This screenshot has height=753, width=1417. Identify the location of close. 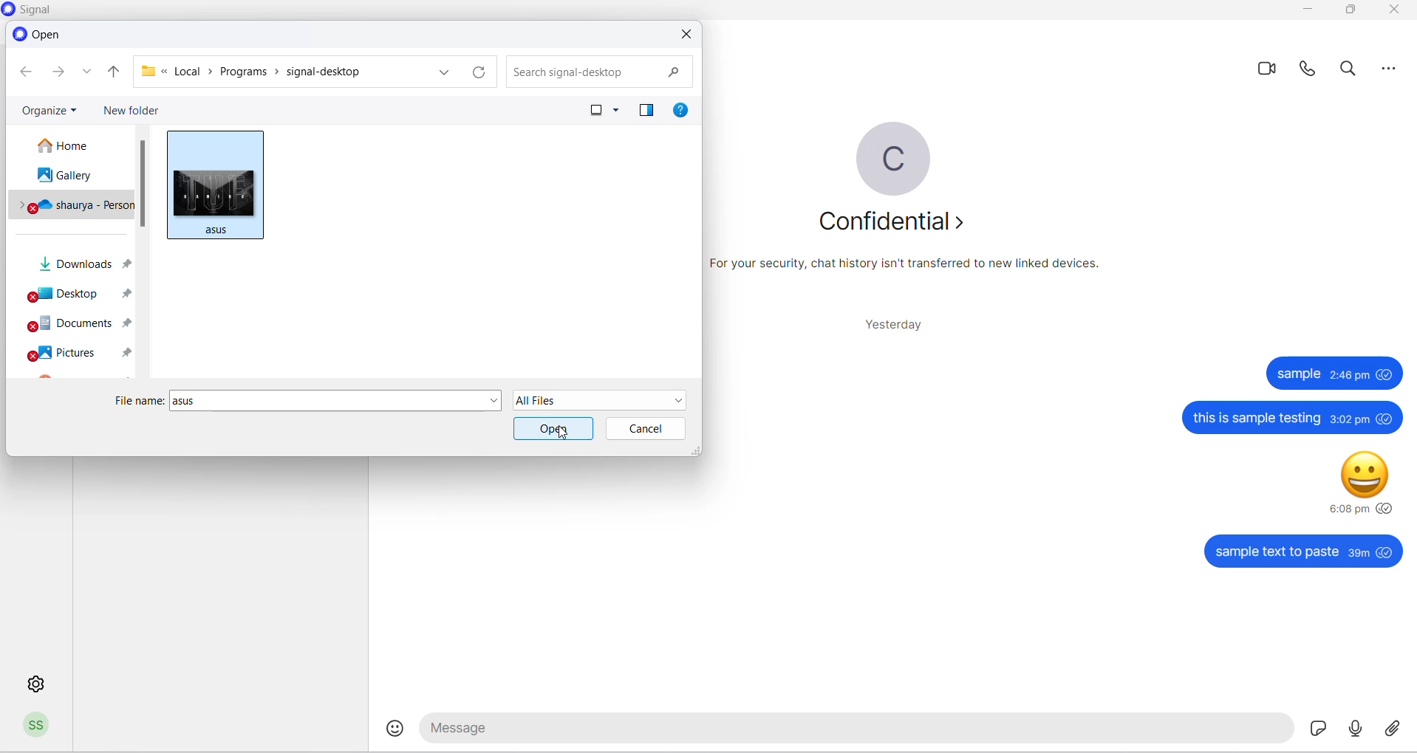
(687, 35).